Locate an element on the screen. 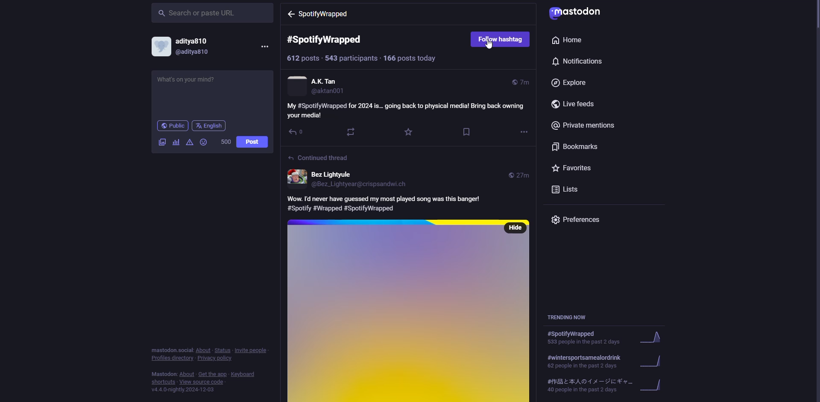  trending  is located at coordinates (603, 385).